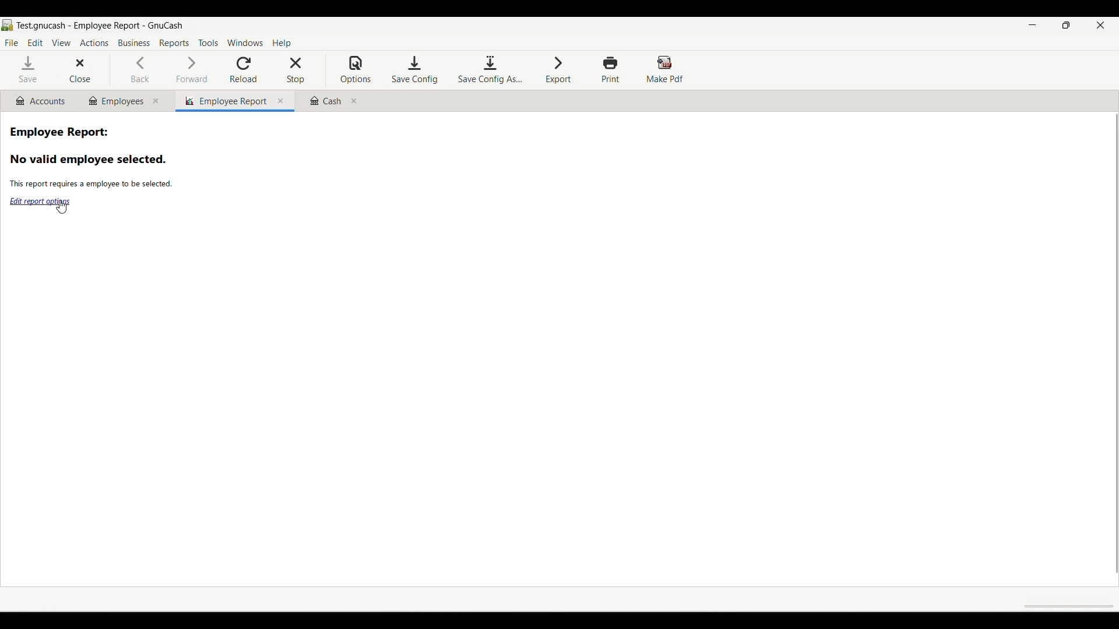  What do you see at coordinates (282, 43) in the screenshot?
I see `Help` at bounding box center [282, 43].